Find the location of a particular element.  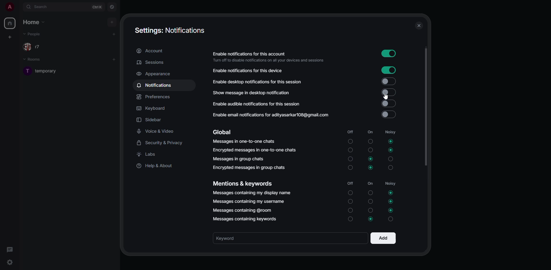

navigator is located at coordinates (111, 7).